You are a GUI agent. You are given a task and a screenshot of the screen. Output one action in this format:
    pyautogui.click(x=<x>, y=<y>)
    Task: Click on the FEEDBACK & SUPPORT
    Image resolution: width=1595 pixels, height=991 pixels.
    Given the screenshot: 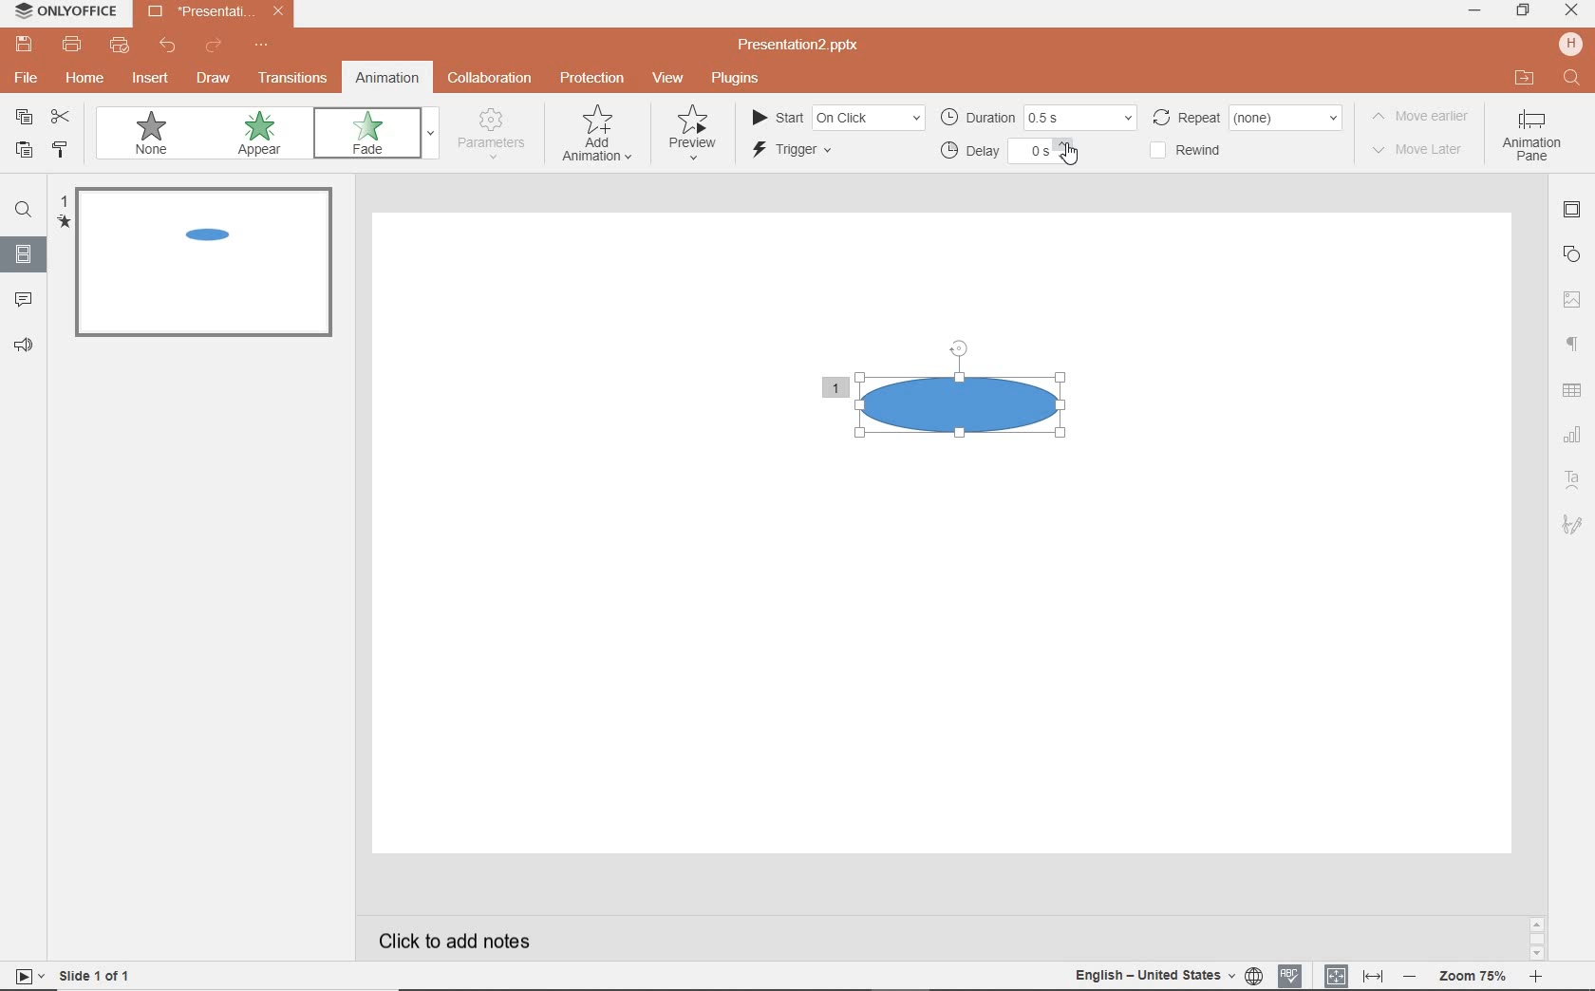 What is the action you would take?
    pyautogui.click(x=23, y=346)
    